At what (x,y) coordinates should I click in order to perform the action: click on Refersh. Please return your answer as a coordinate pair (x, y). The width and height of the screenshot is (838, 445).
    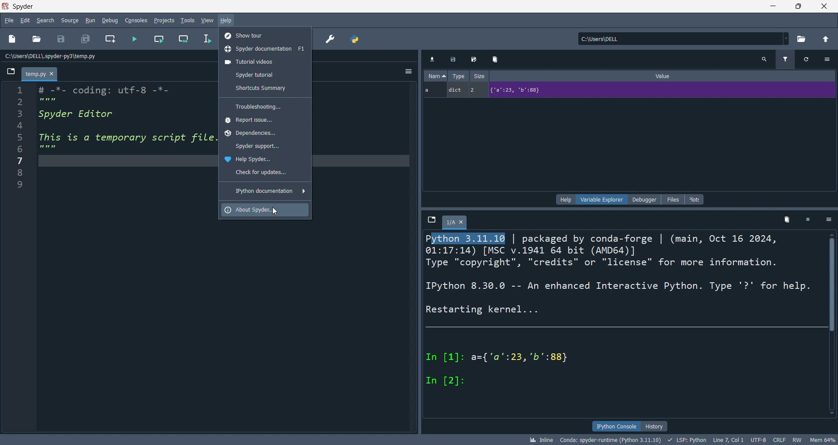
    Looking at the image, I should click on (807, 60).